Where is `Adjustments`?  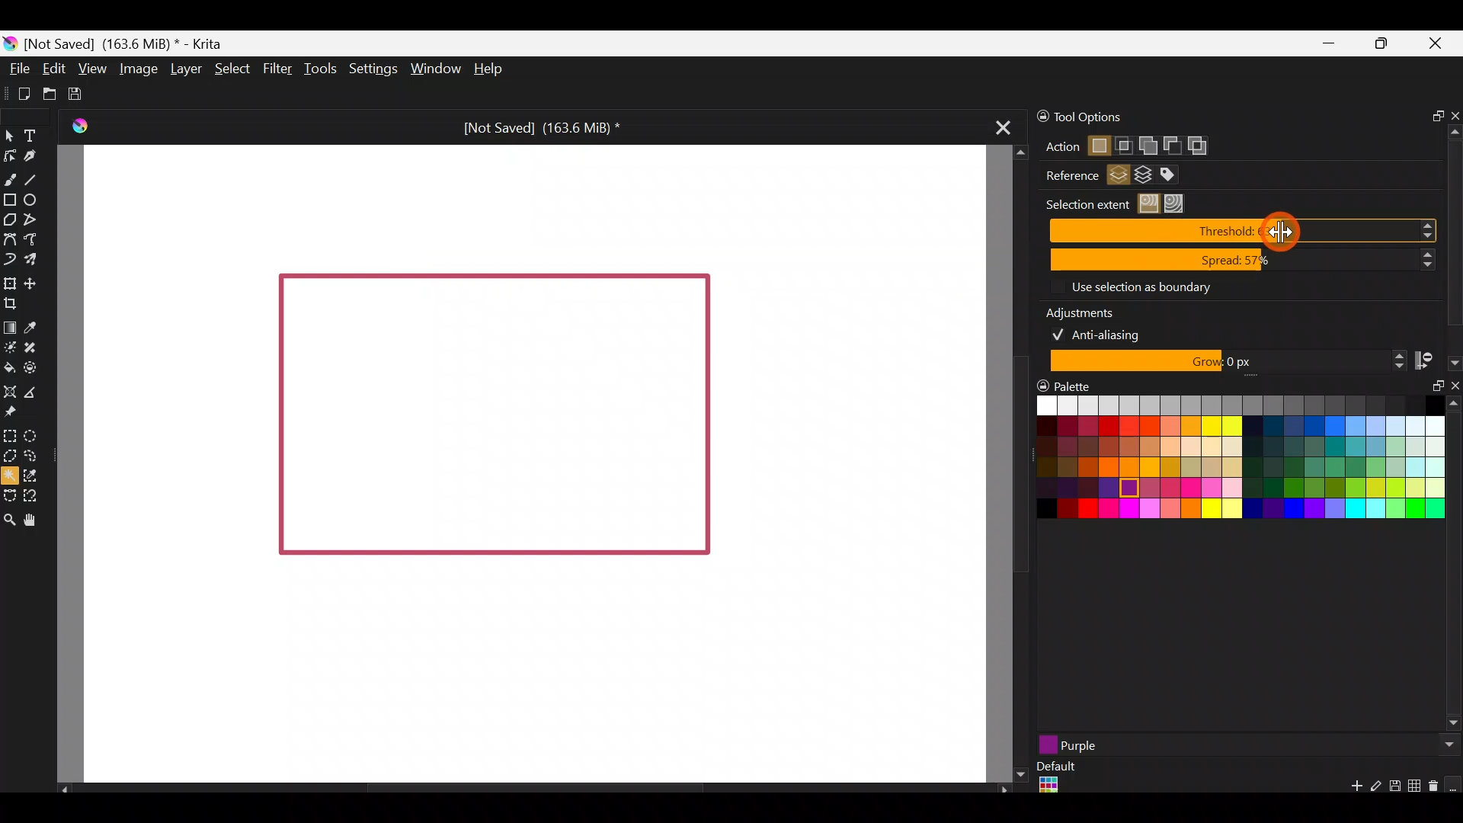
Adjustments is located at coordinates (1090, 310).